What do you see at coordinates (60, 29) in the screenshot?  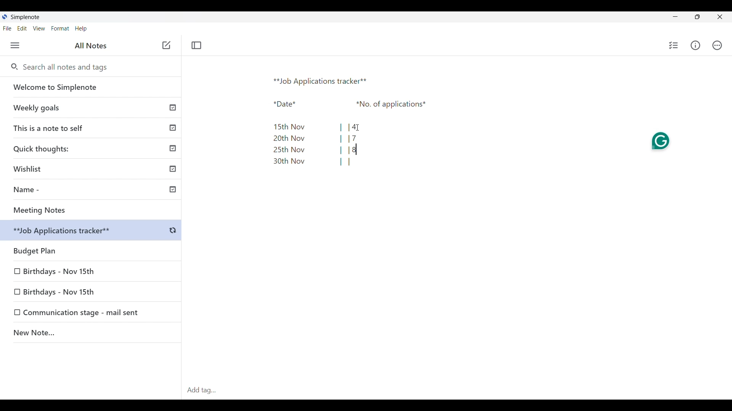 I see `Format` at bounding box center [60, 29].